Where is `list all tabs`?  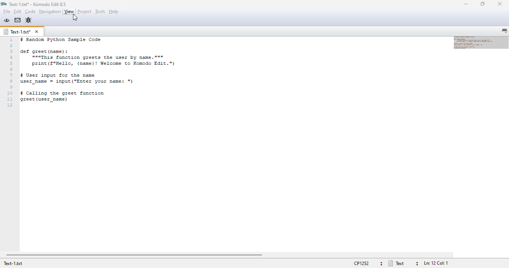
list all tabs is located at coordinates (505, 31).